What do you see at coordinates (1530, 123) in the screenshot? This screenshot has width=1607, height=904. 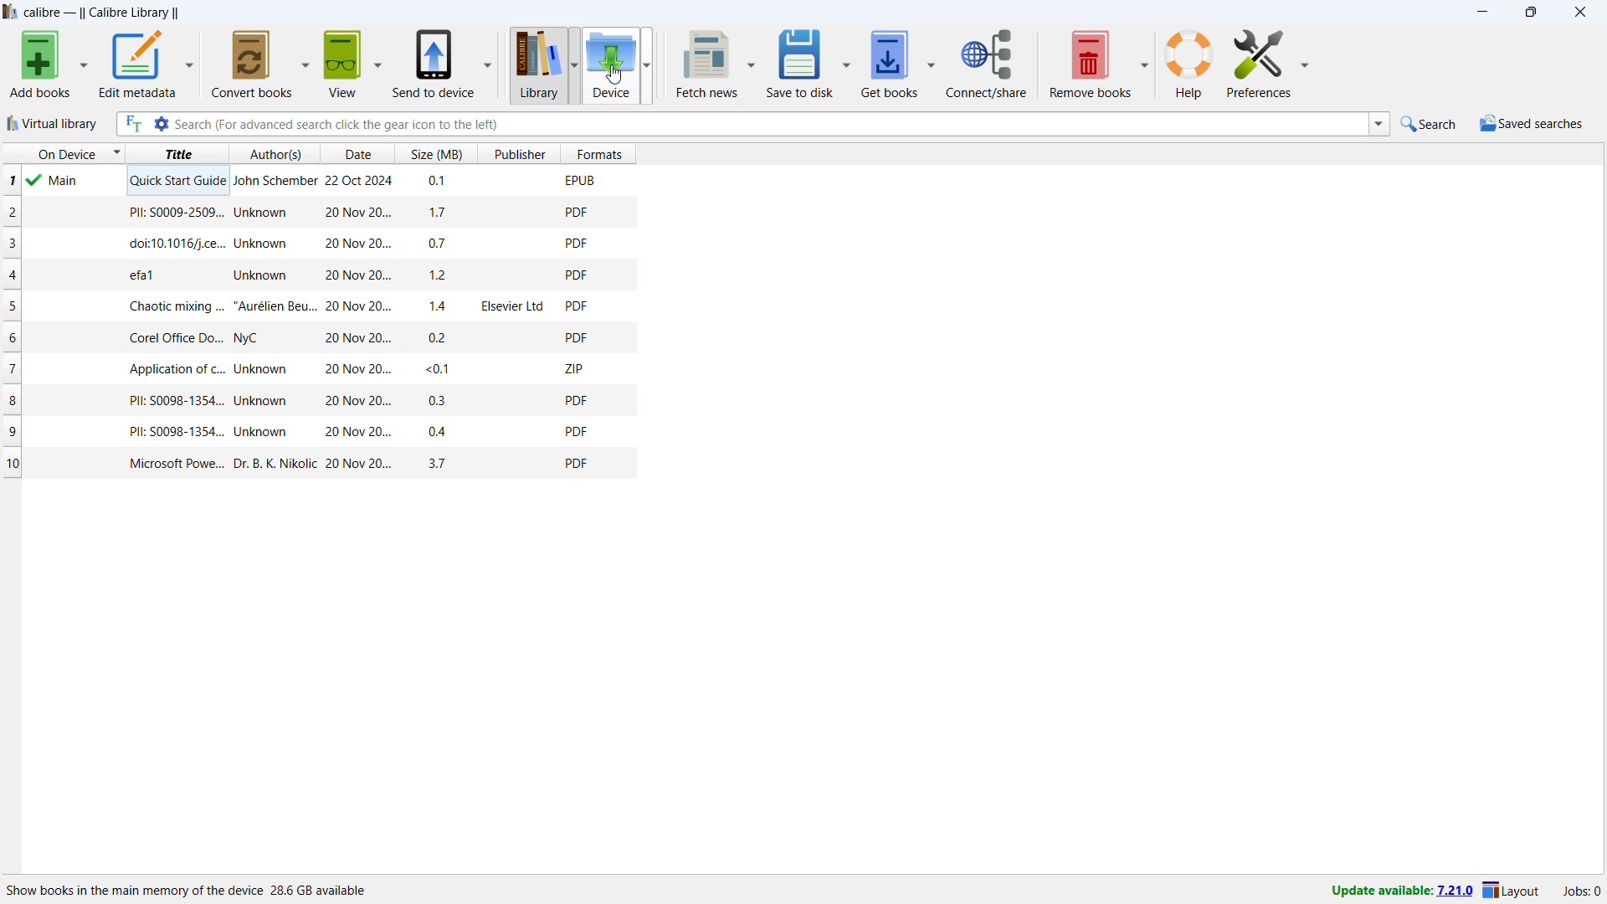 I see `saved searches` at bounding box center [1530, 123].